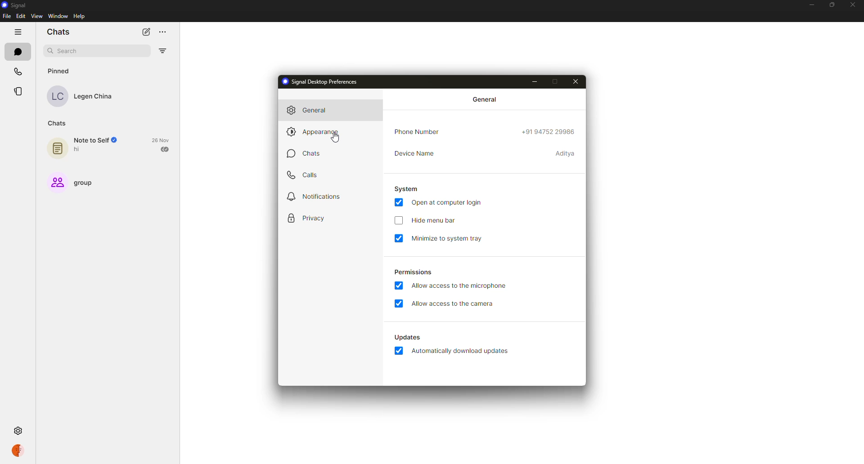 The height and width of the screenshot is (464, 864). I want to click on sent, so click(165, 149).